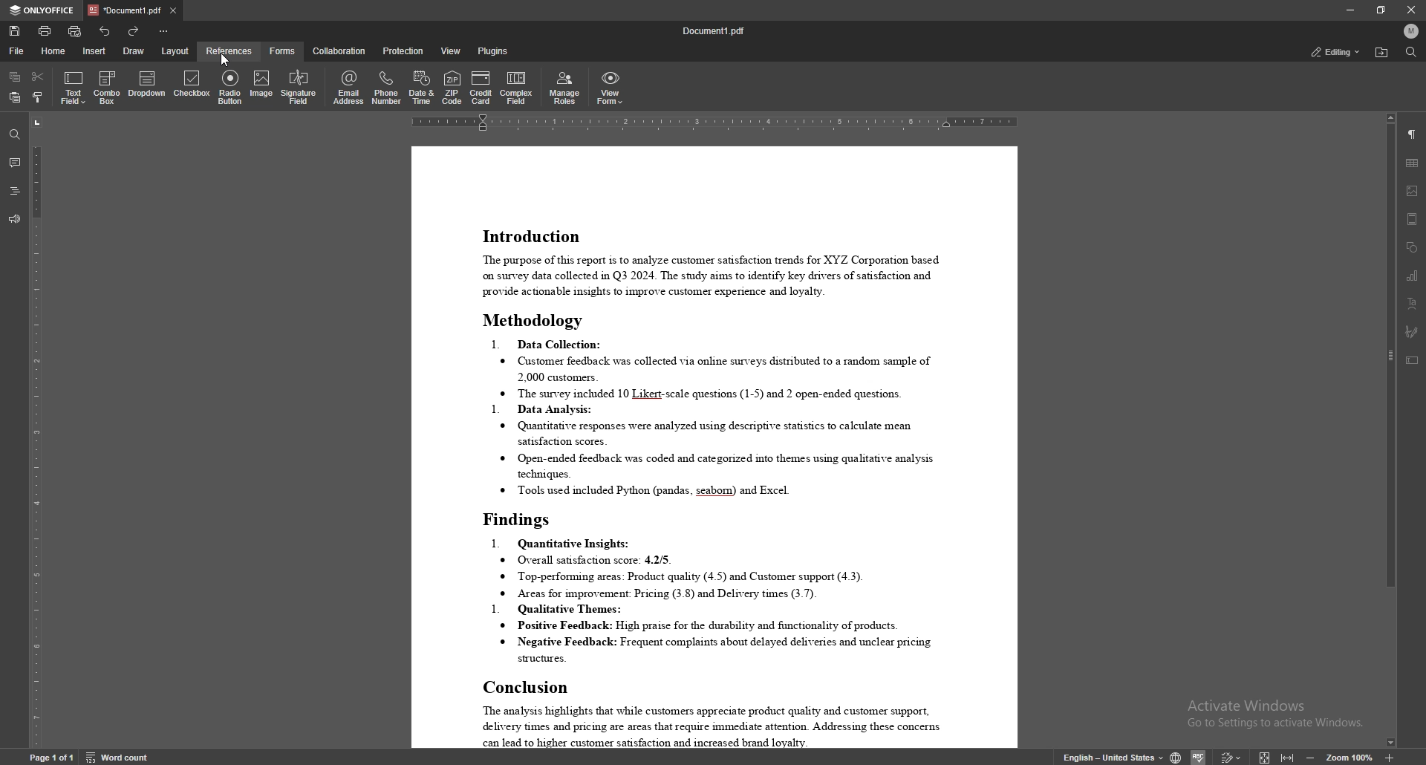 Image resolution: width=1426 pixels, height=765 pixels. I want to click on paragraph, so click(1412, 134).